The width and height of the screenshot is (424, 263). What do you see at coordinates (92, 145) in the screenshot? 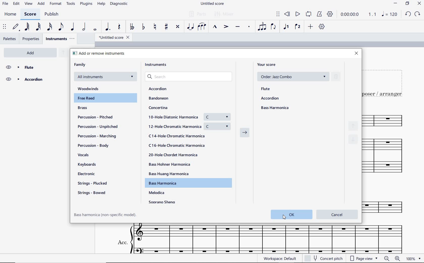
I see `percussion - body` at bounding box center [92, 145].